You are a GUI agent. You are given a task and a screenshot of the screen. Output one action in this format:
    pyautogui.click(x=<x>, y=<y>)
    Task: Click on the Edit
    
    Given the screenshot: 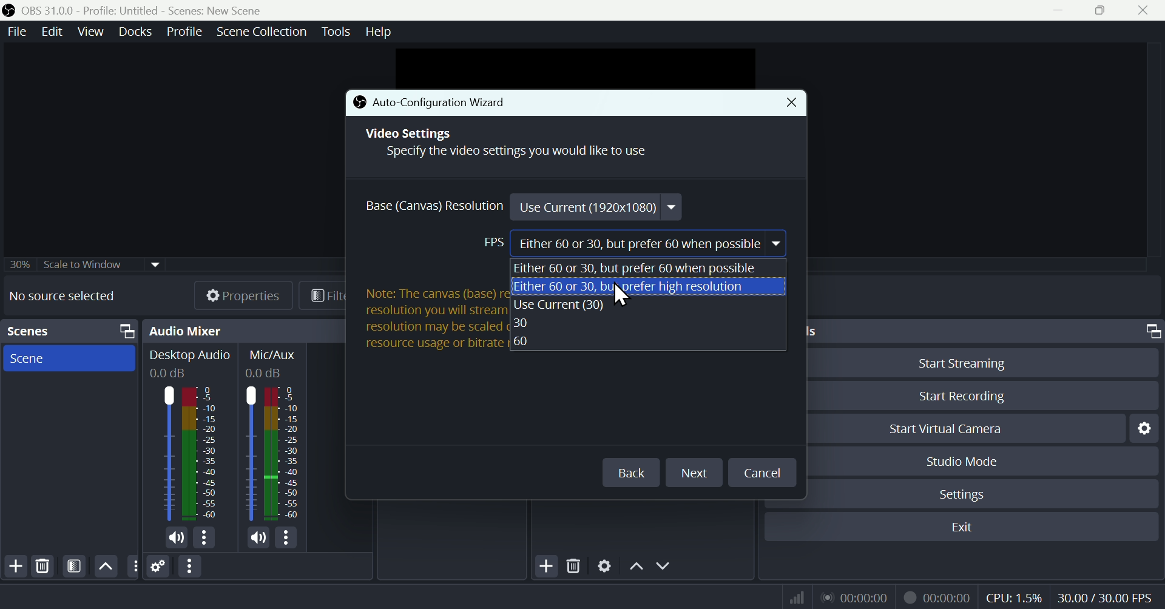 What is the action you would take?
    pyautogui.click(x=53, y=32)
    